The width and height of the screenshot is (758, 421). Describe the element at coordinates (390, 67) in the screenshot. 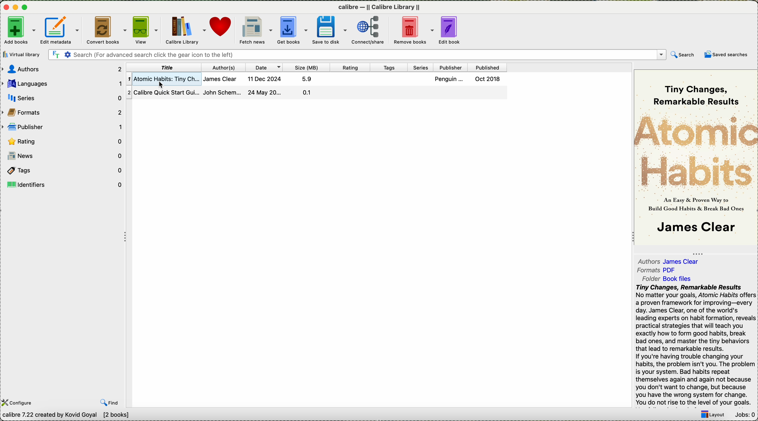

I see `tags` at that location.